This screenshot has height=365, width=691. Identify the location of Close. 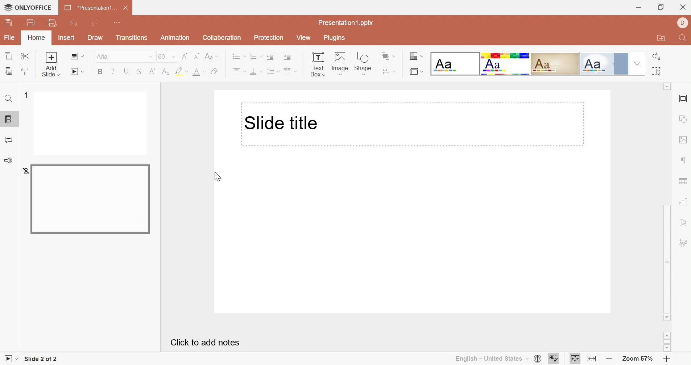
(127, 8).